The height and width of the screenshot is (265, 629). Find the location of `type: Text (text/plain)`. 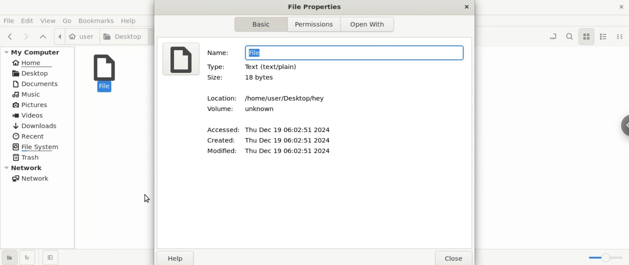

type: Text (text/plain) is located at coordinates (254, 67).